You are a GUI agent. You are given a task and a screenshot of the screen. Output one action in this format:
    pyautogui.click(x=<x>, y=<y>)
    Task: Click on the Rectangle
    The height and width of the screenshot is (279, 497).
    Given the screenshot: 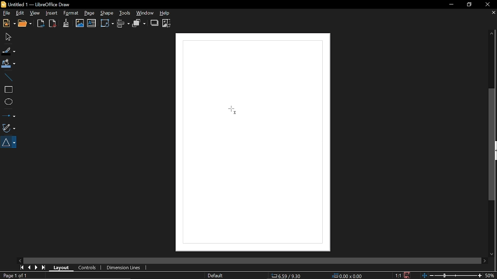 What is the action you would take?
    pyautogui.click(x=8, y=90)
    